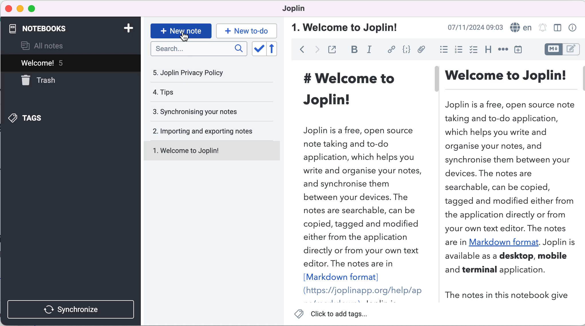 This screenshot has height=326, width=585. Describe the element at coordinates (50, 45) in the screenshot. I see `all notes` at that location.